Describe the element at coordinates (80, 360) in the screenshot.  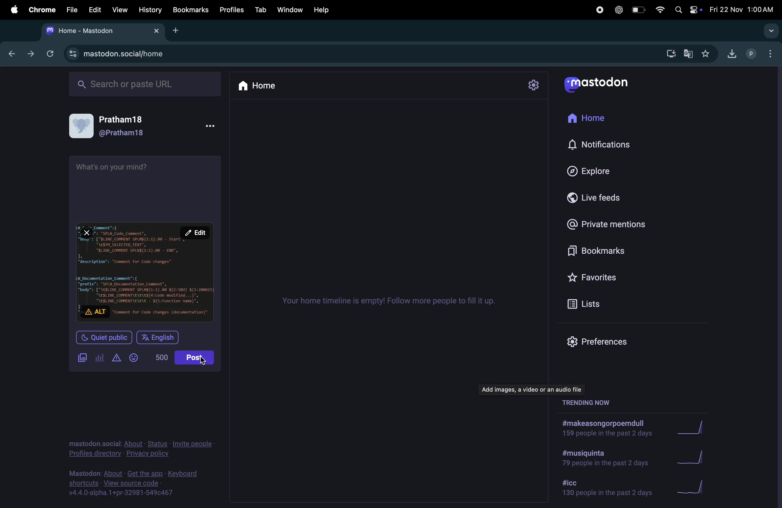
I see `add images` at that location.